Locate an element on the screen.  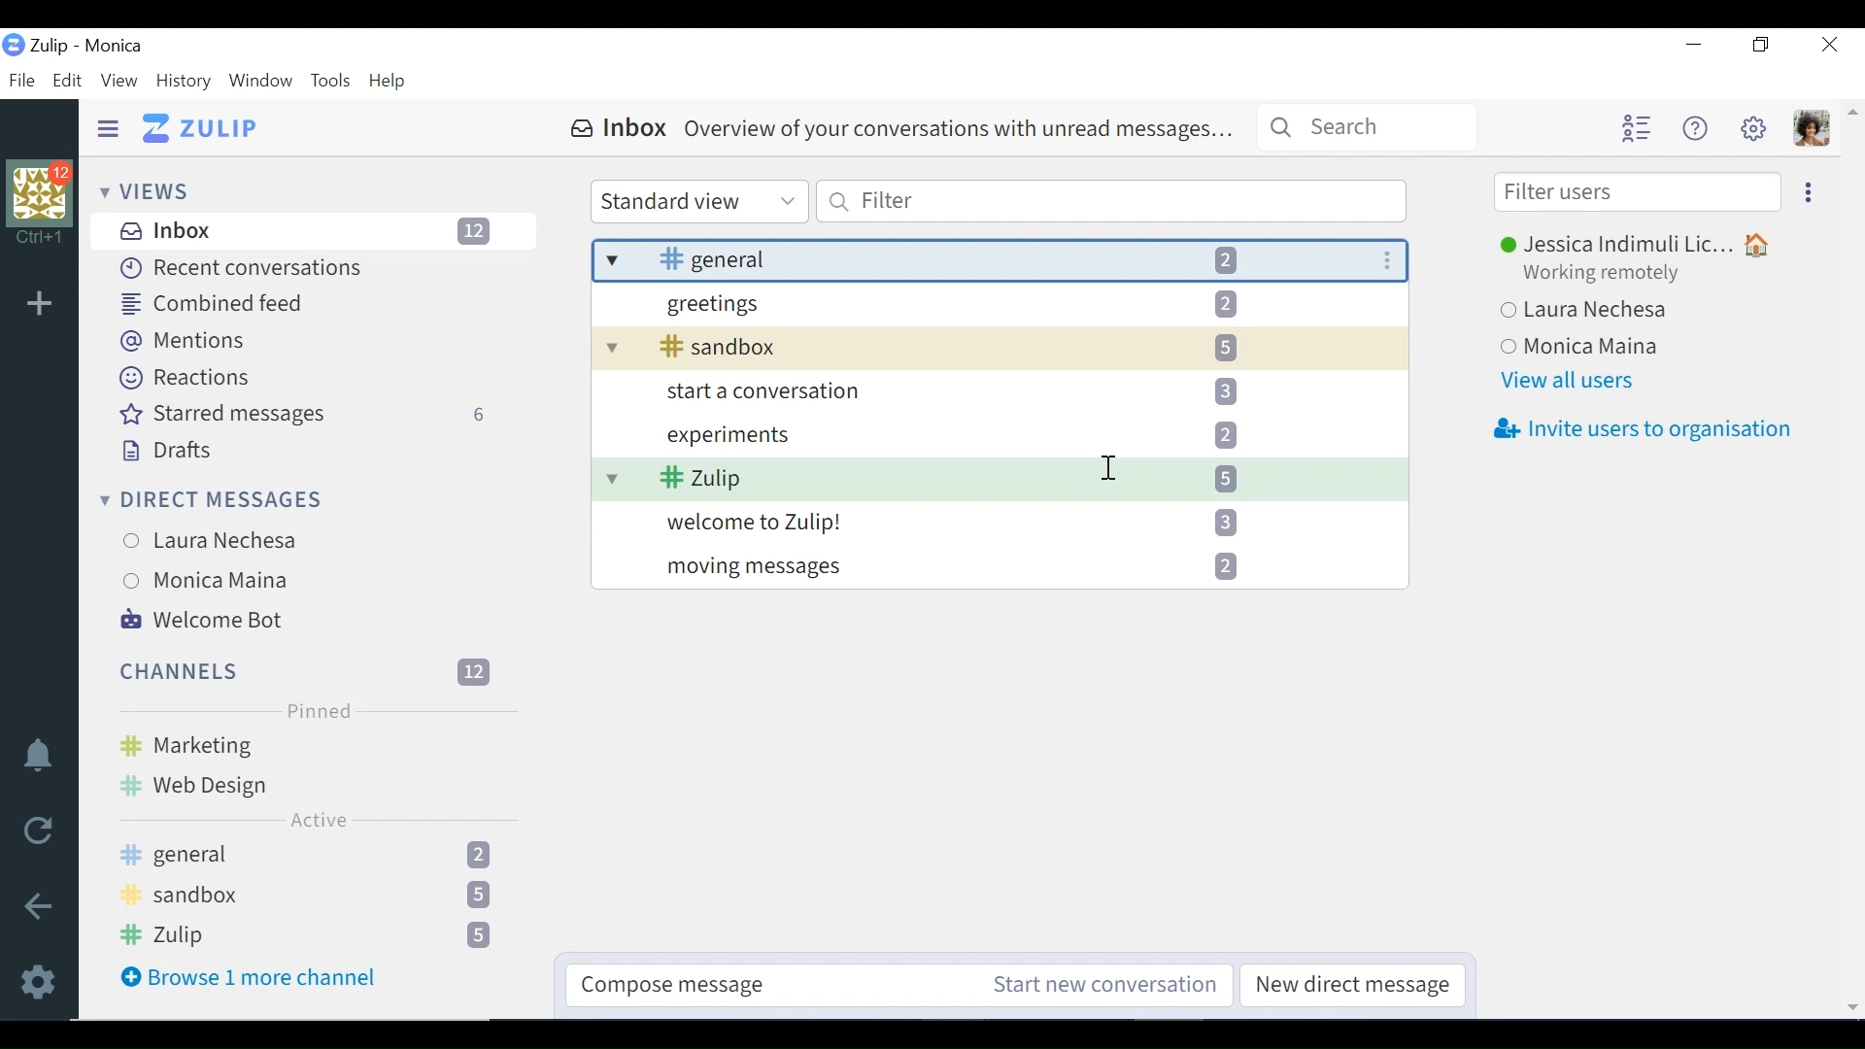
Scroll down is located at coordinates (1850, 1003).